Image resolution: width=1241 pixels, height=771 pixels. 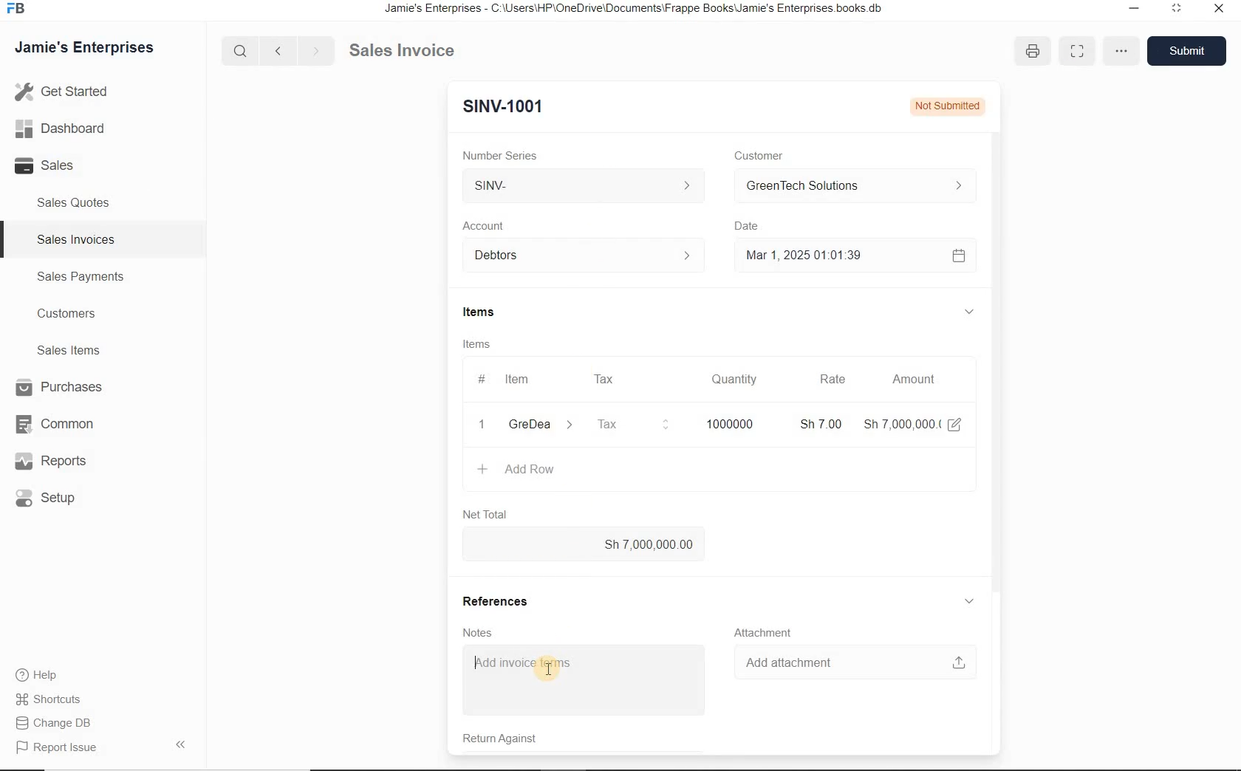 I want to click on Change DB, so click(x=55, y=722).